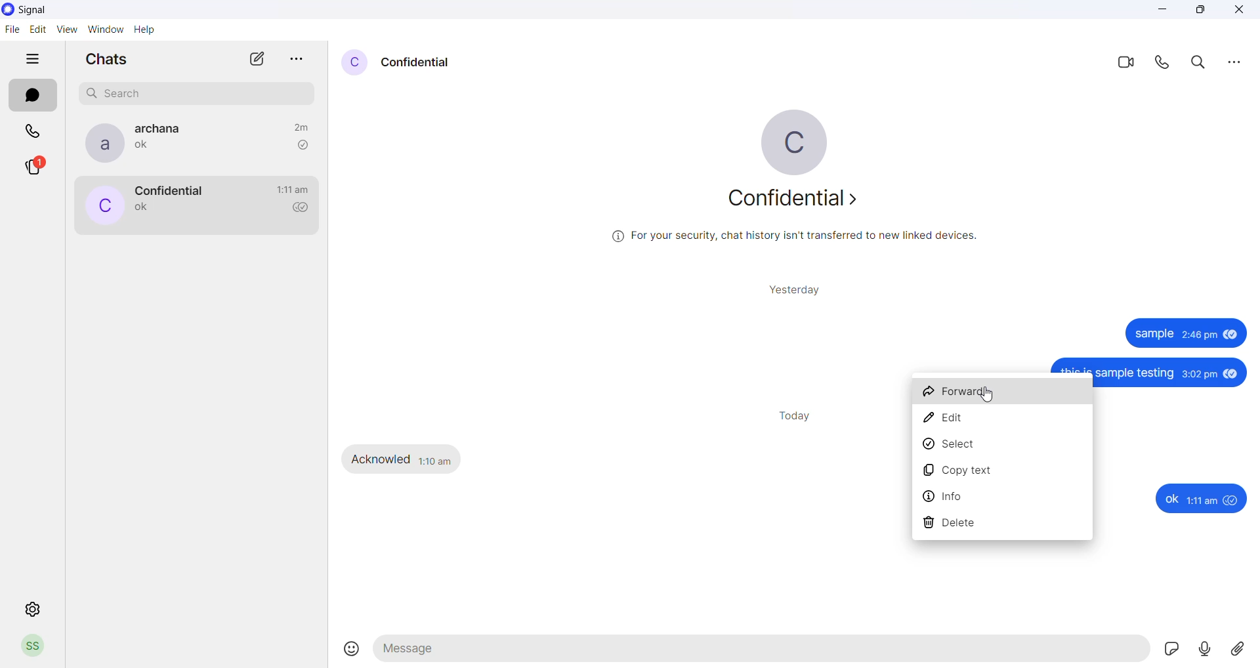  I want to click on close, so click(1239, 11).